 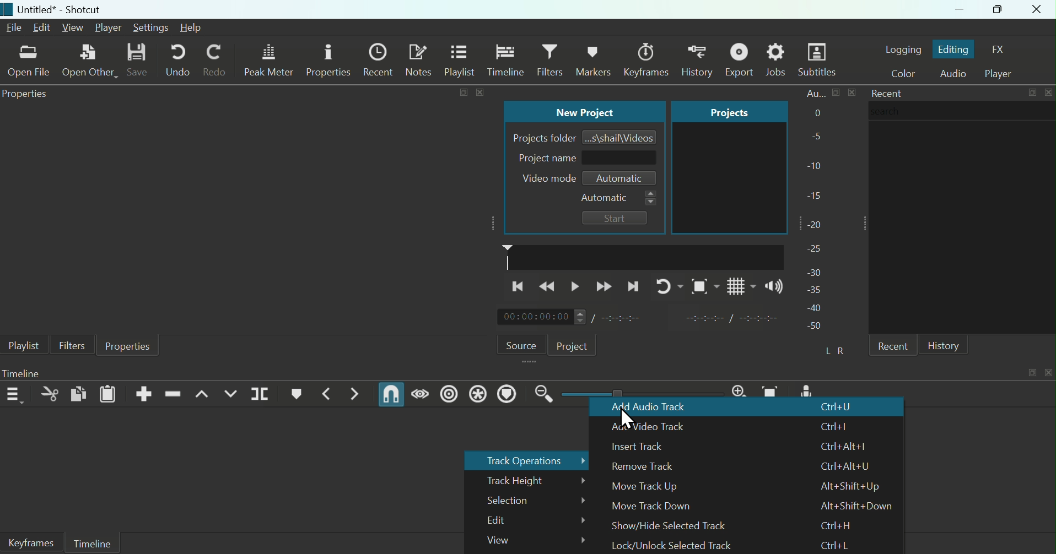 What do you see at coordinates (542, 137) in the screenshot?
I see `Projects folder` at bounding box center [542, 137].